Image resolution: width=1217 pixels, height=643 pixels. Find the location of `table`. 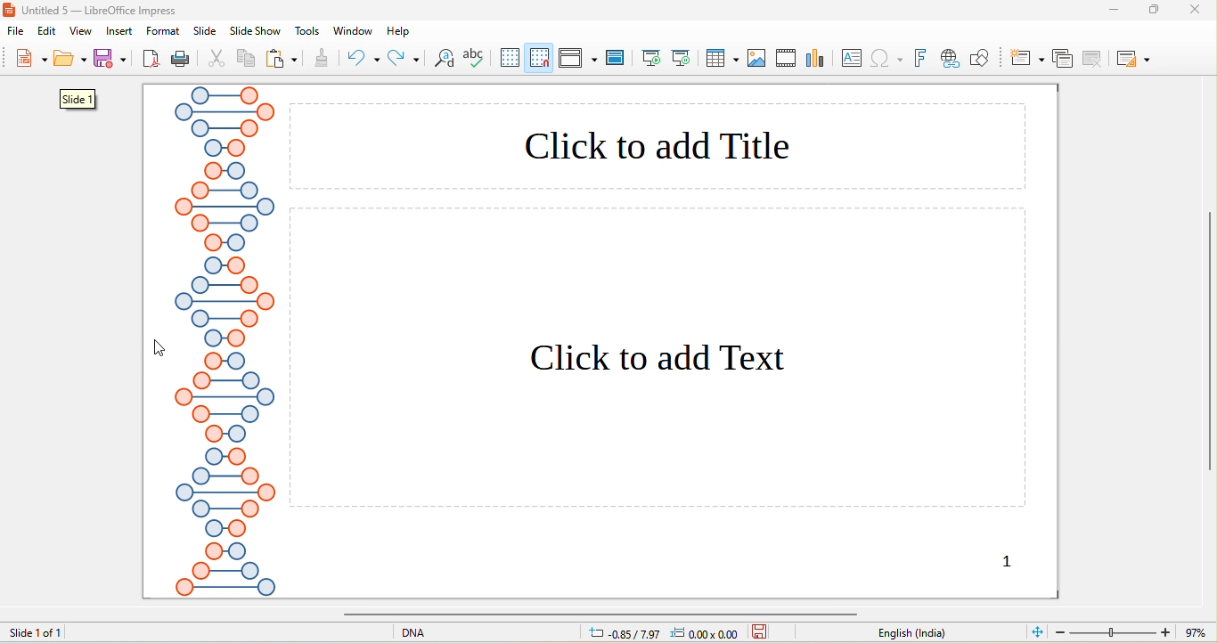

table is located at coordinates (722, 58).